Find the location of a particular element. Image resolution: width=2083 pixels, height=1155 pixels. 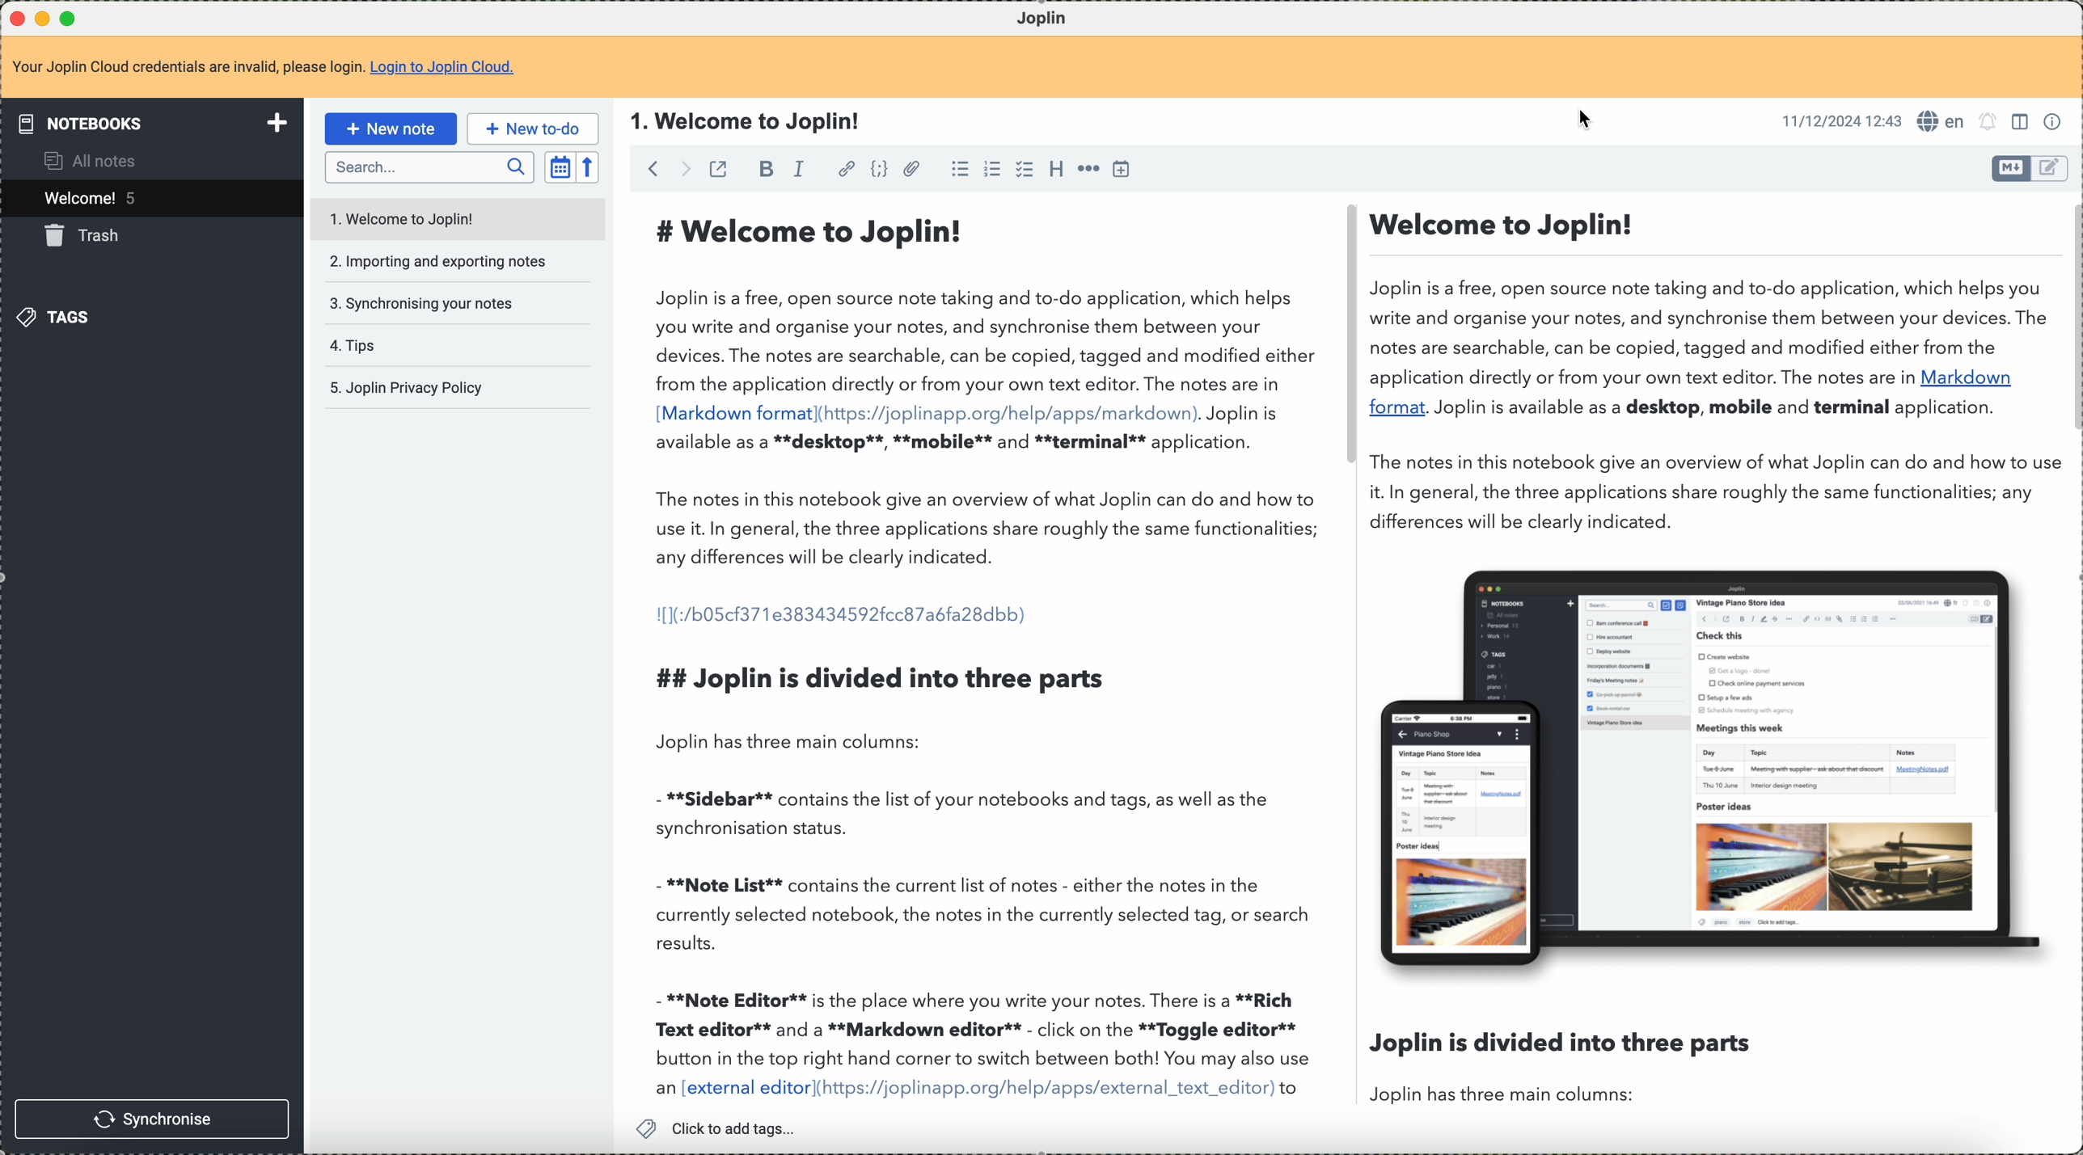

Joplin Mobile and Tab Experience is located at coordinates (1713, 765).